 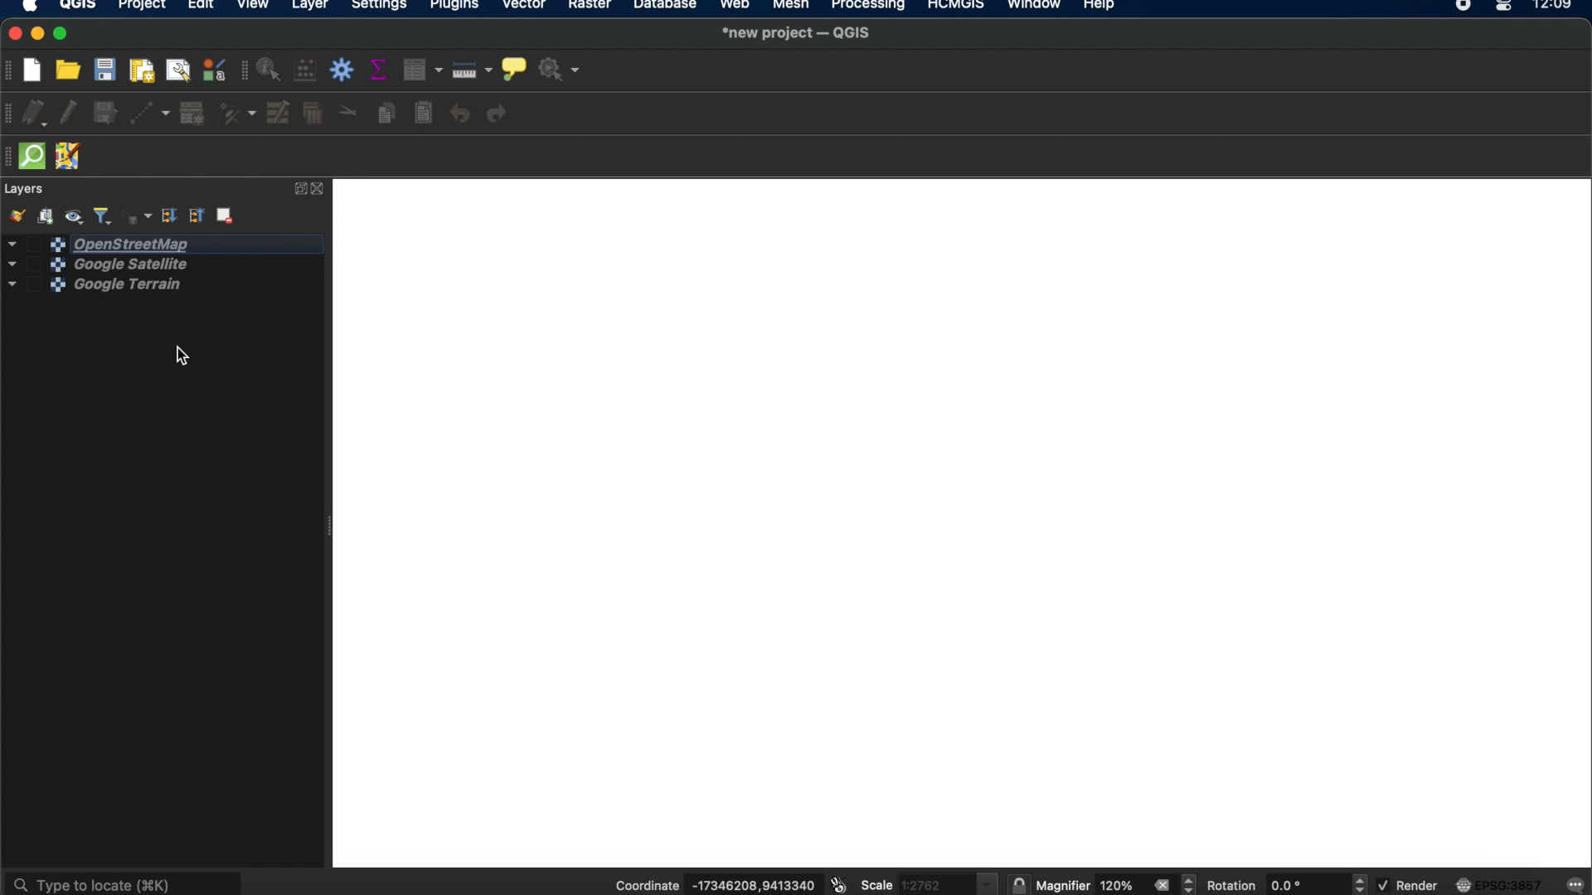 What do you see at coordinates (12, 34) in the screenshot?
I see `close` at bounding box center [12, 34].